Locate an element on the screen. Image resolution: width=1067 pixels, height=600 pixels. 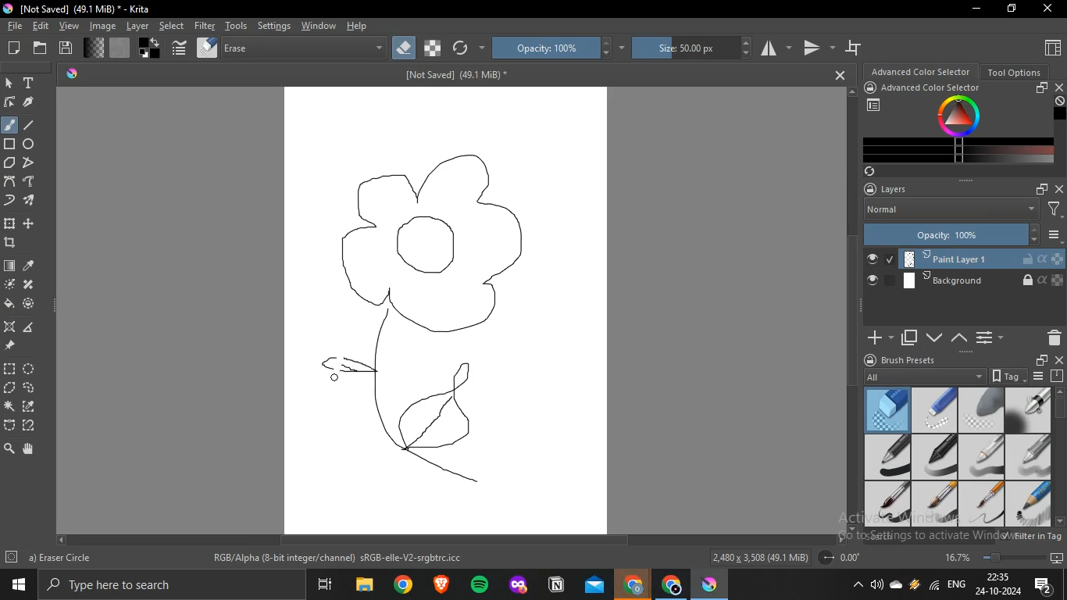
swap foreground and background colors is located at coordinates (151, 48).